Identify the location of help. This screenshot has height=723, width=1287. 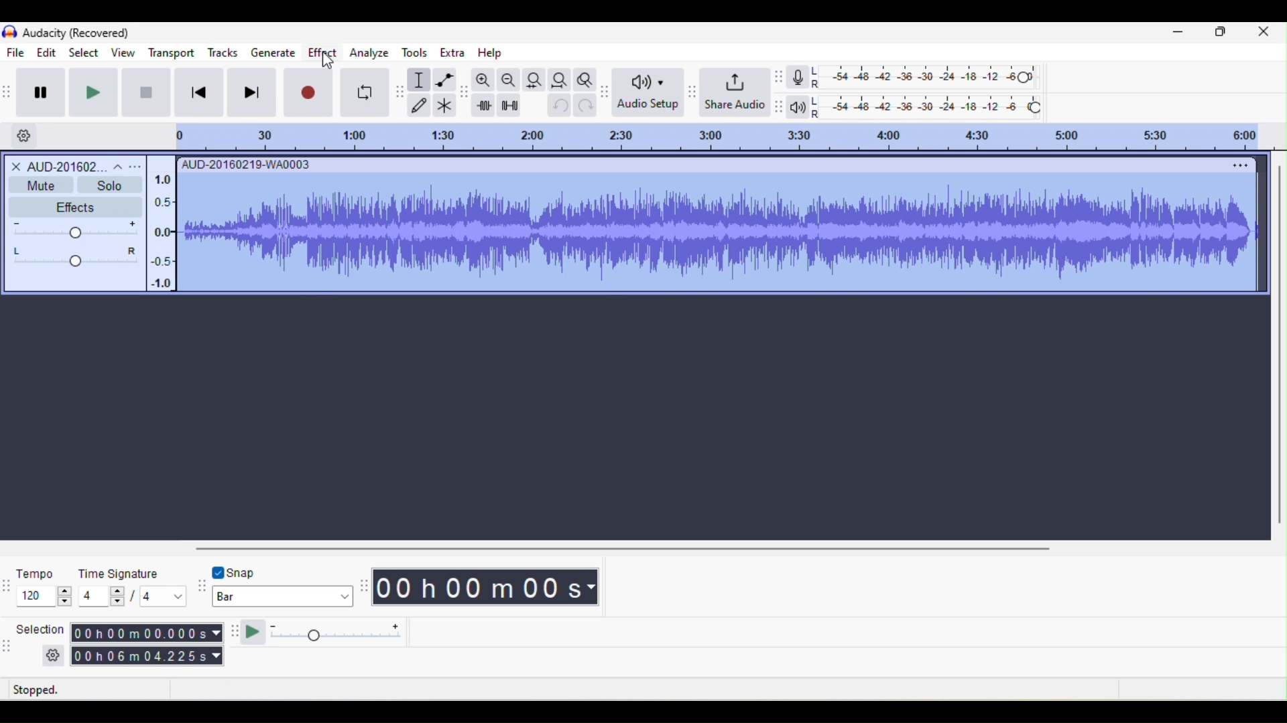
(488, 53).